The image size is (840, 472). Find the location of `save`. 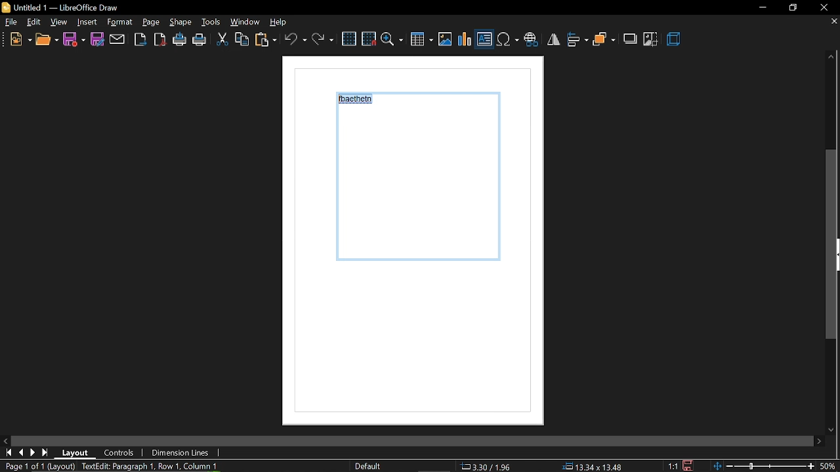

save is located at coordinates (75, 40).